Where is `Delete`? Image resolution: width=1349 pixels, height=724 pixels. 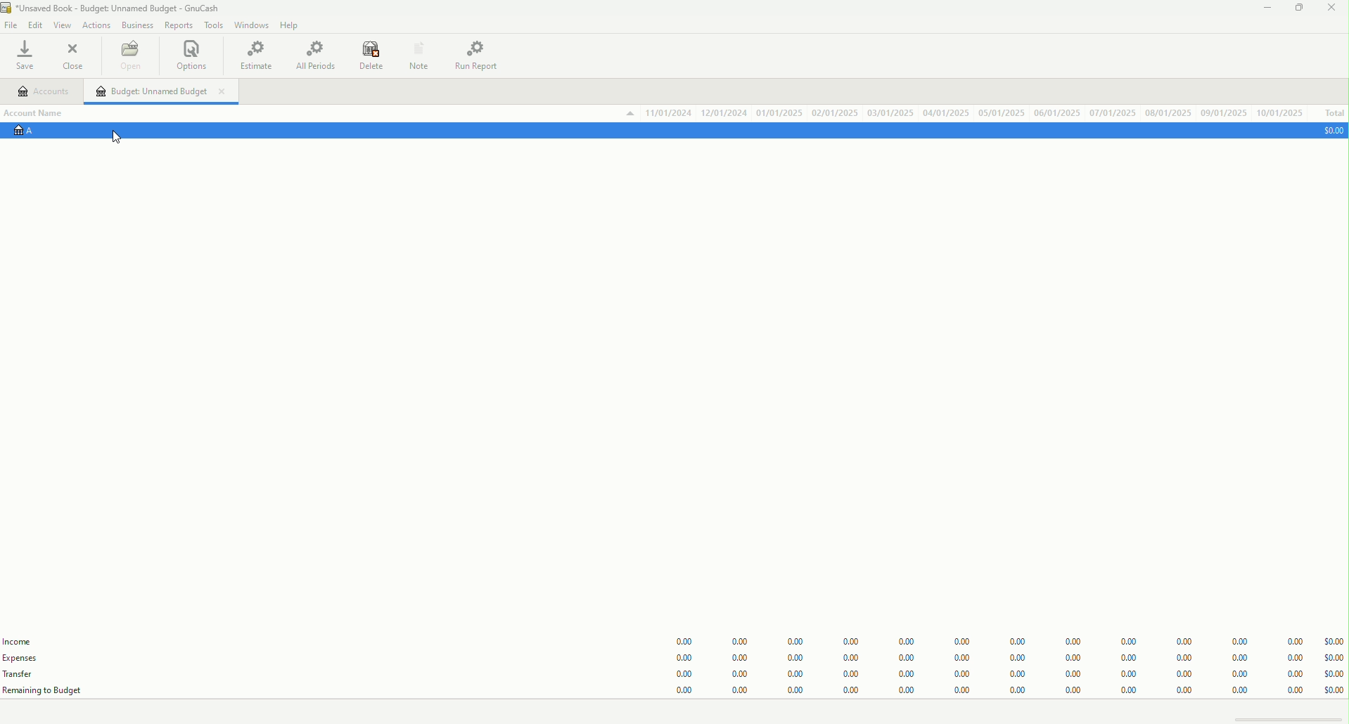 Delete is located at coordinates (371, 55).